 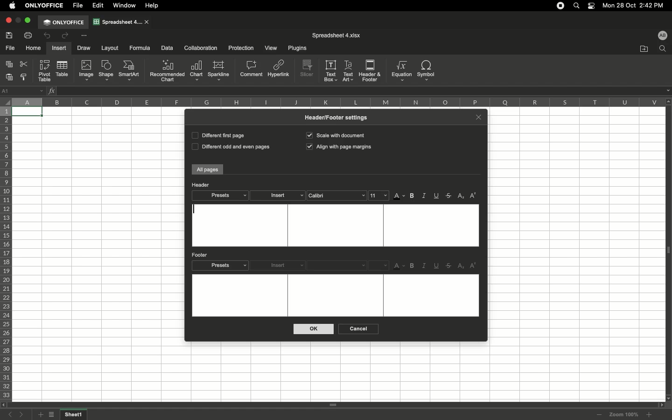 I want to click on Recommended chart, so click(x=167, y=70).